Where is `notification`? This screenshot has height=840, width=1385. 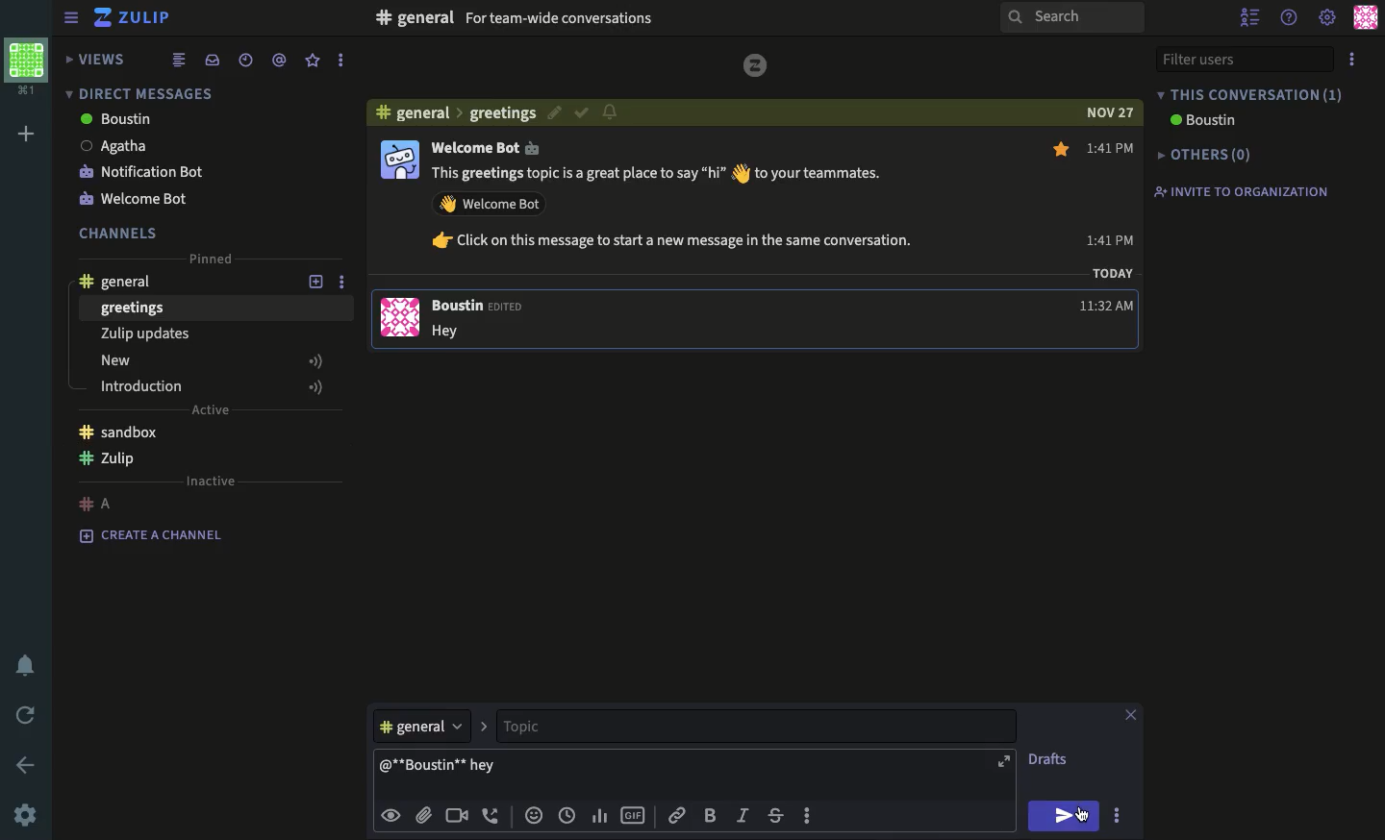 notification is located at coordinates (611, 112).